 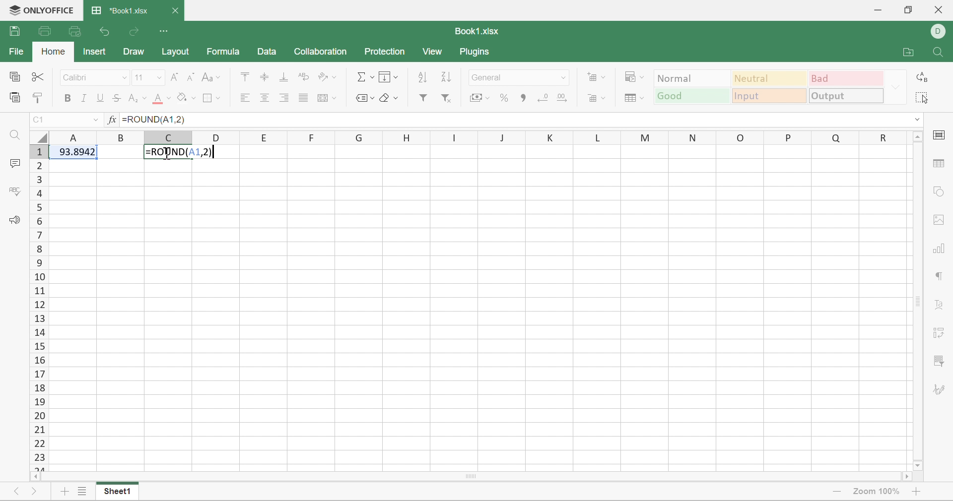 I want to click on Drop Down, so click(x=896, y=87).